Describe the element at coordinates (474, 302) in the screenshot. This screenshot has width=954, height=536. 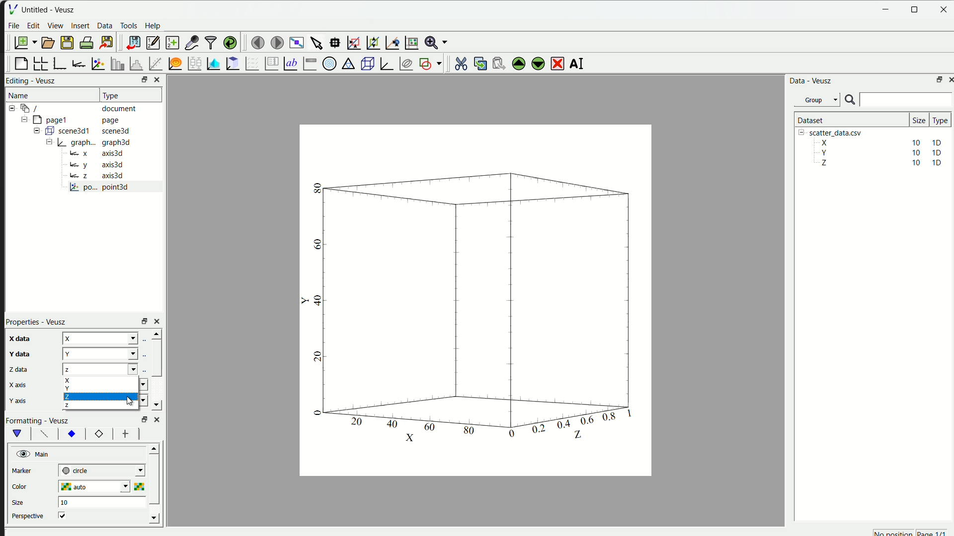
I see `canvas` at that location.